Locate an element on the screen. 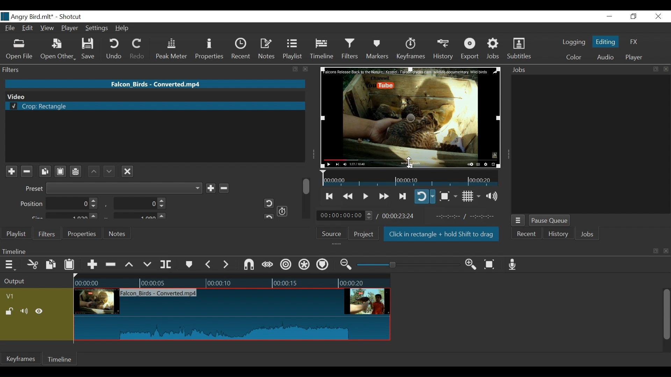 The width and height of the screenshot is (671, 377). Playlist is located at coordinates (16, 234).